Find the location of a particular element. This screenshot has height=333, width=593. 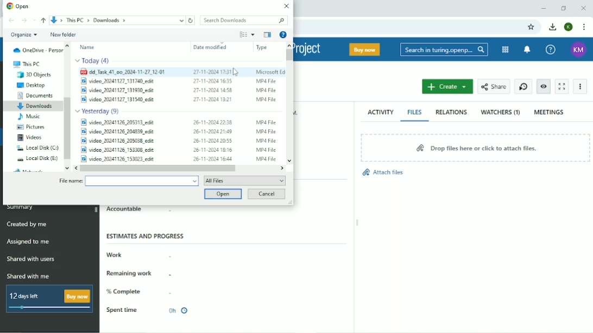

Estimates and progress is located at coordinates (147, 236).